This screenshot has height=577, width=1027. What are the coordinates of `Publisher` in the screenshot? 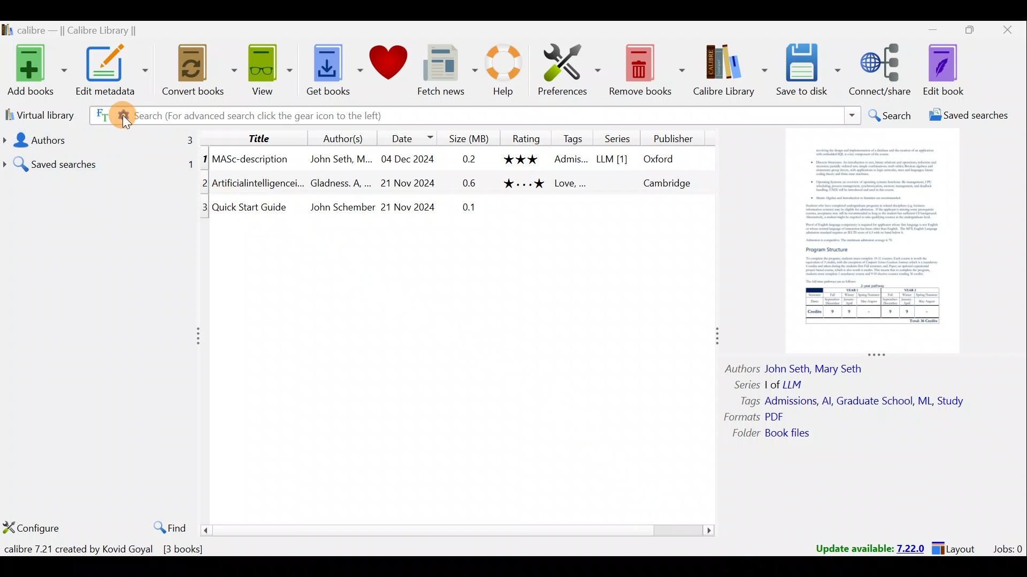 It's located at (675, 140).